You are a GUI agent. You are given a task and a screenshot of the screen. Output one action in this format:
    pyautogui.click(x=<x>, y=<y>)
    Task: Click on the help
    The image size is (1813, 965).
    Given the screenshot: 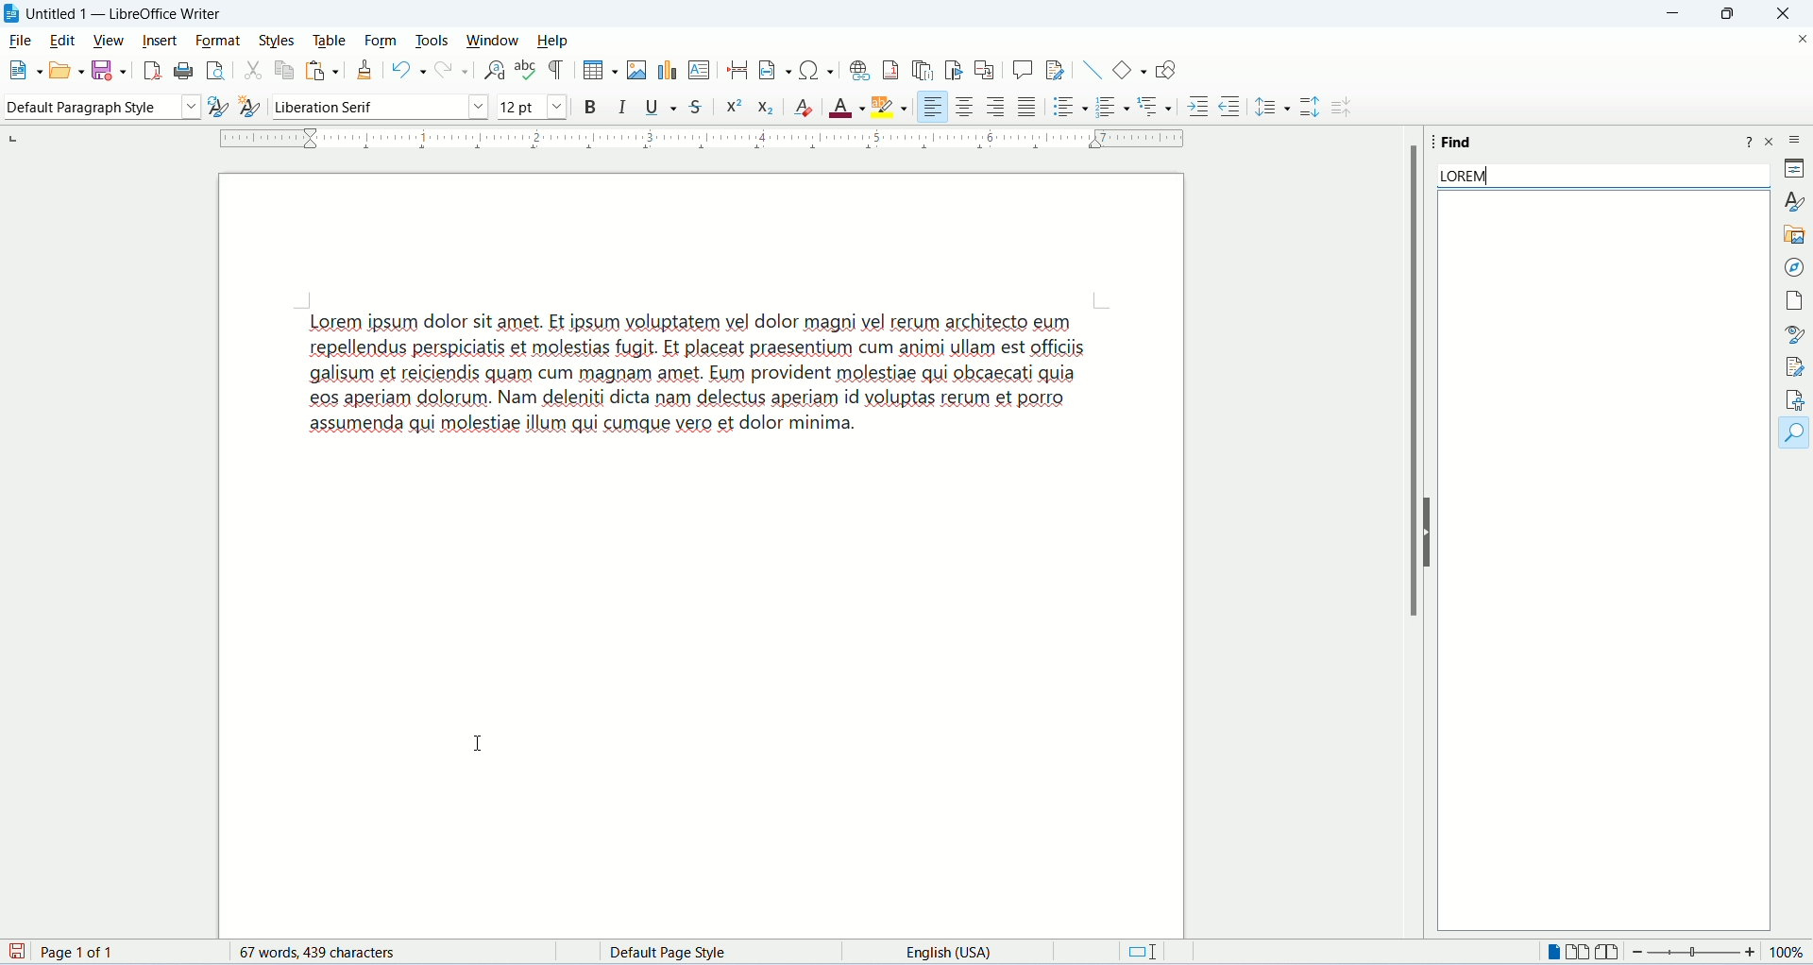 What is the action you would take?
    pyautogui.click(x=1750, y=143)
    